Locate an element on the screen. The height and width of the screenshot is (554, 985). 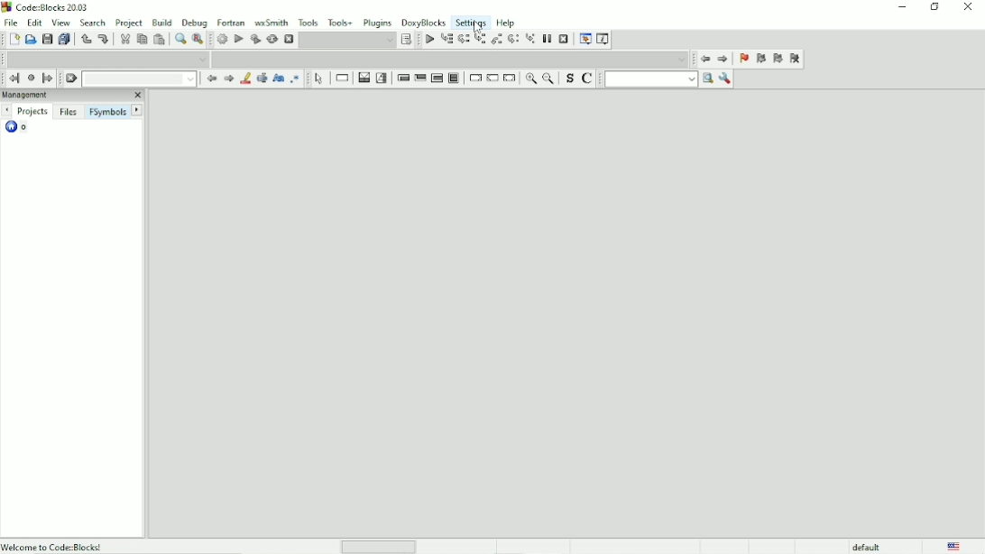
Prev bookmark is located at coordinates (761, 60).